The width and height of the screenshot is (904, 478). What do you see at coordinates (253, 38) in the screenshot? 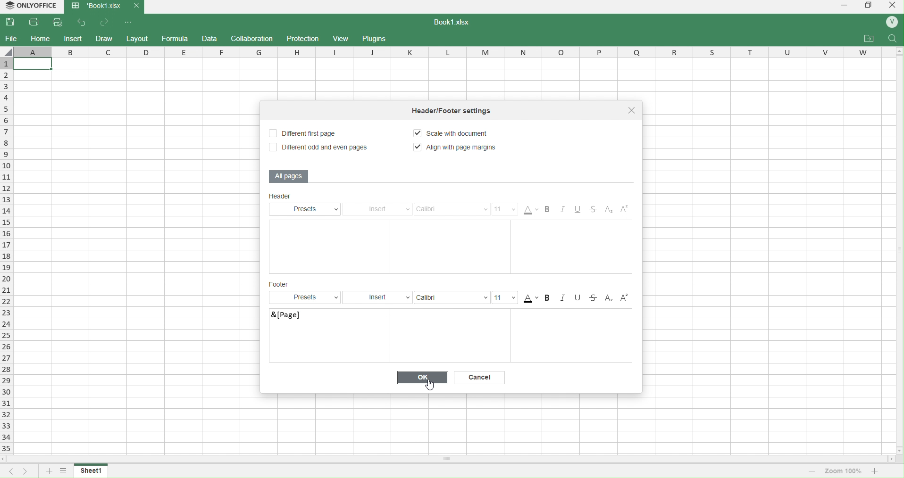
I see `collaboration` at bounding box center [253, 38].